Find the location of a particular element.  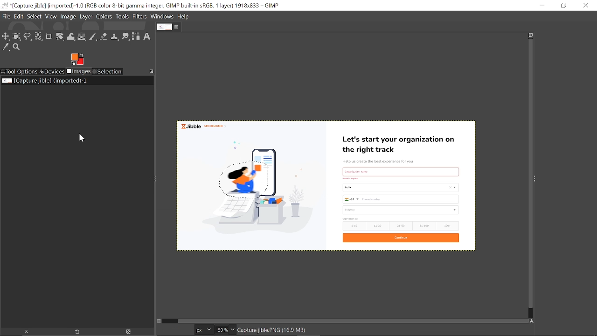

Minimize is located at coordinates (541, 5).